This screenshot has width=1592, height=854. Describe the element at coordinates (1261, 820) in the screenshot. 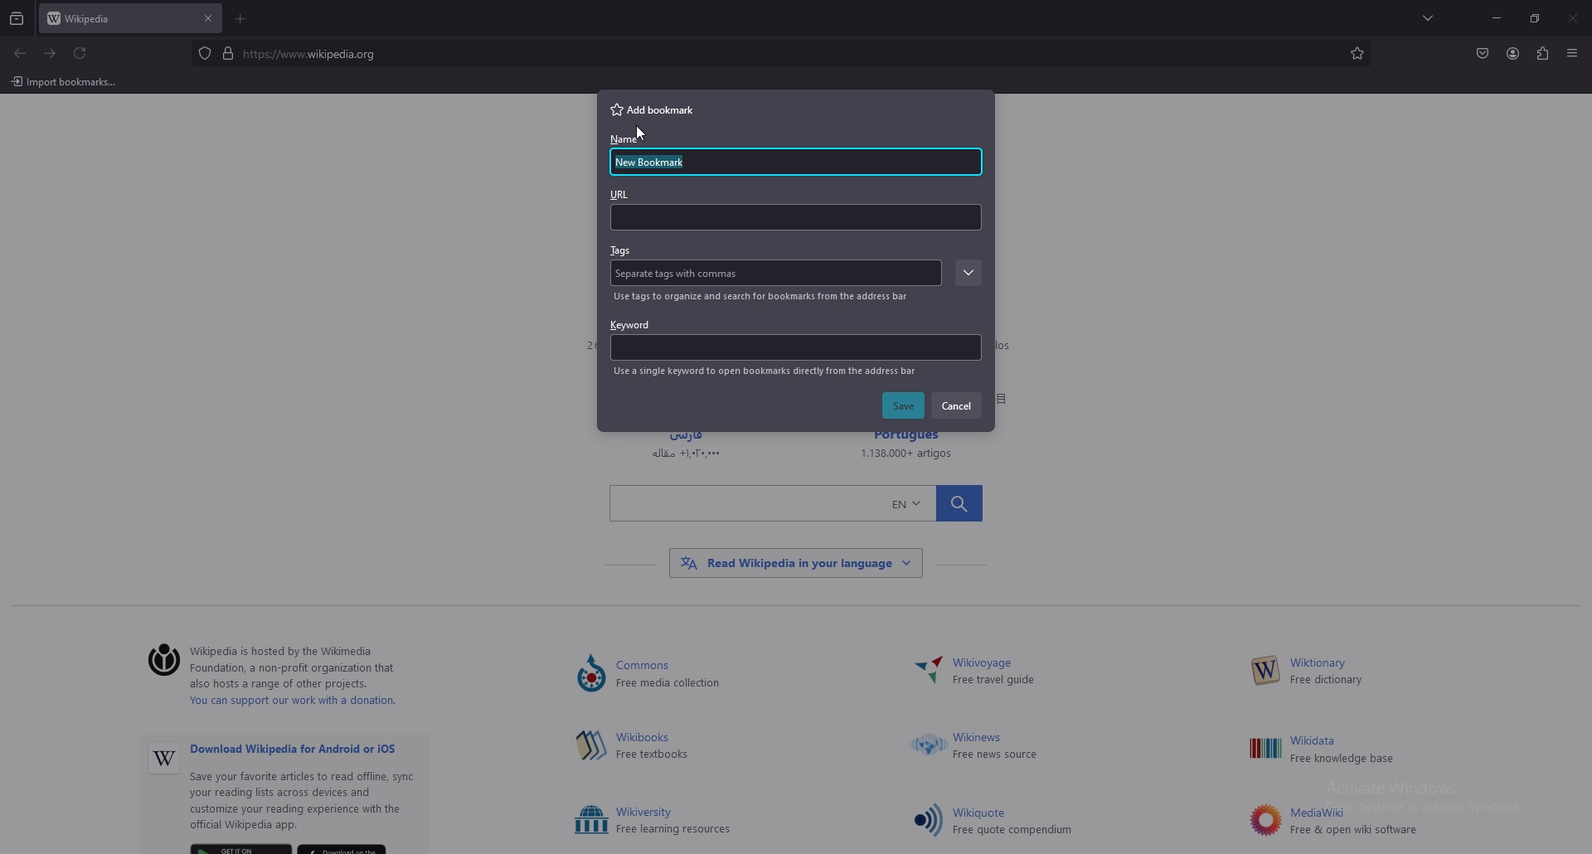

I see `` at that location.